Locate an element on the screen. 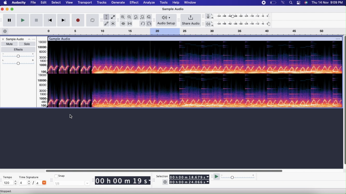  Stop is located at coordinates (36, 20).